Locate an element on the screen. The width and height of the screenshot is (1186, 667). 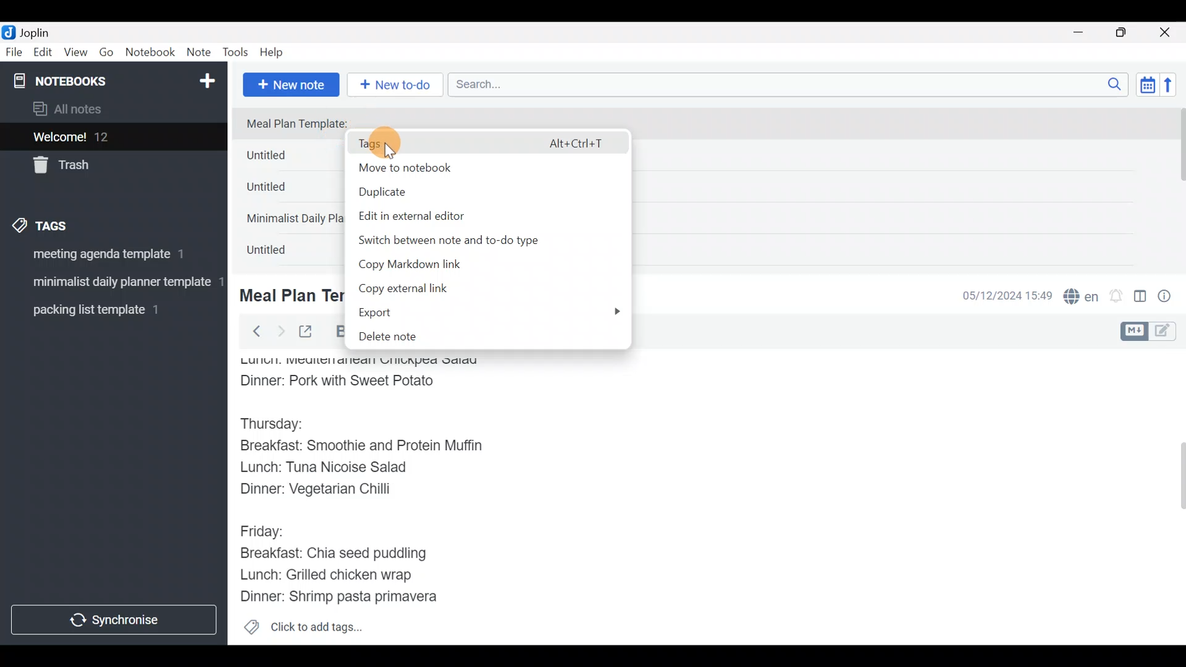
All notes is located at coordinates (111, 110).